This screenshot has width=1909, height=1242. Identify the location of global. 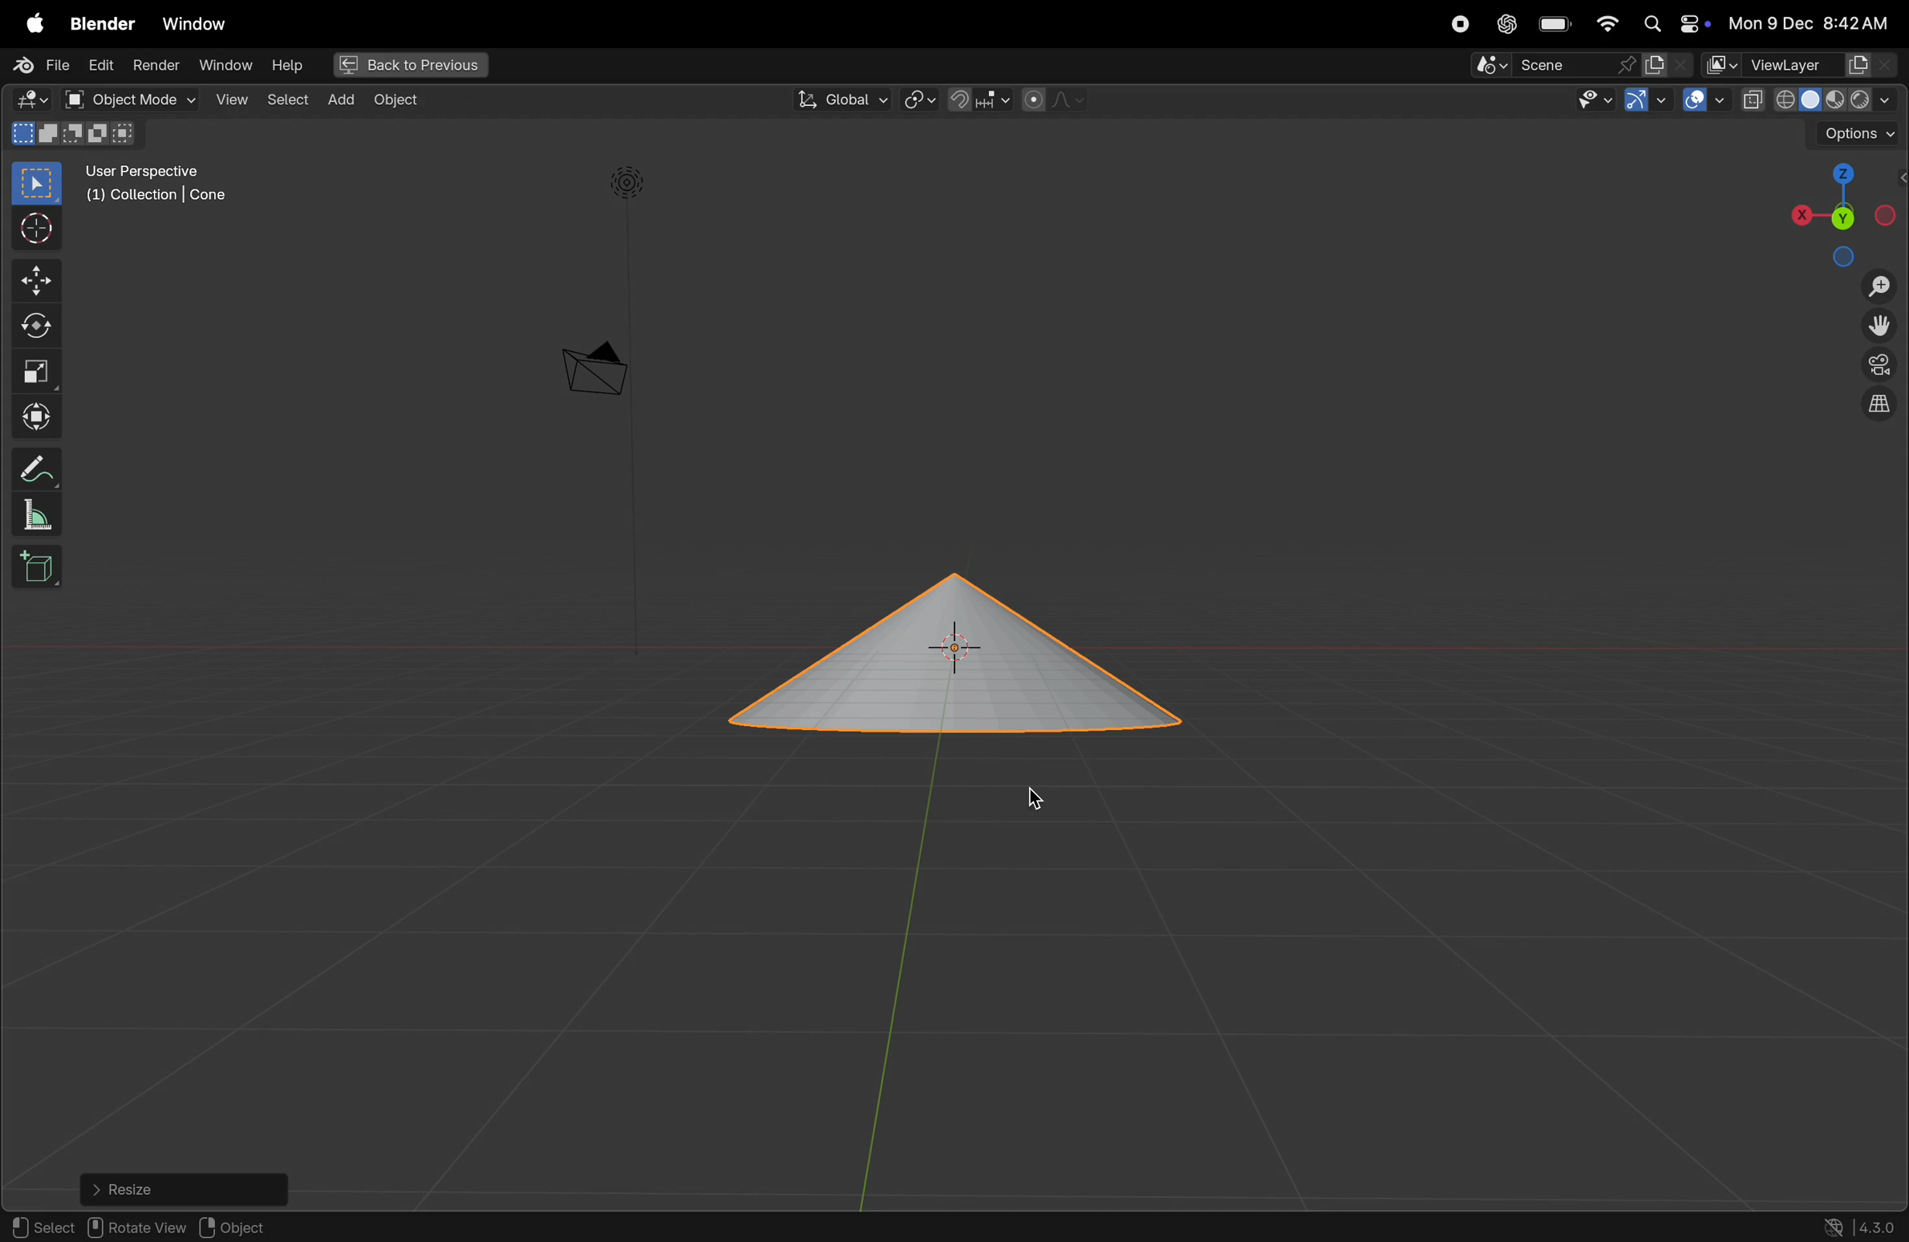
(841, 99).